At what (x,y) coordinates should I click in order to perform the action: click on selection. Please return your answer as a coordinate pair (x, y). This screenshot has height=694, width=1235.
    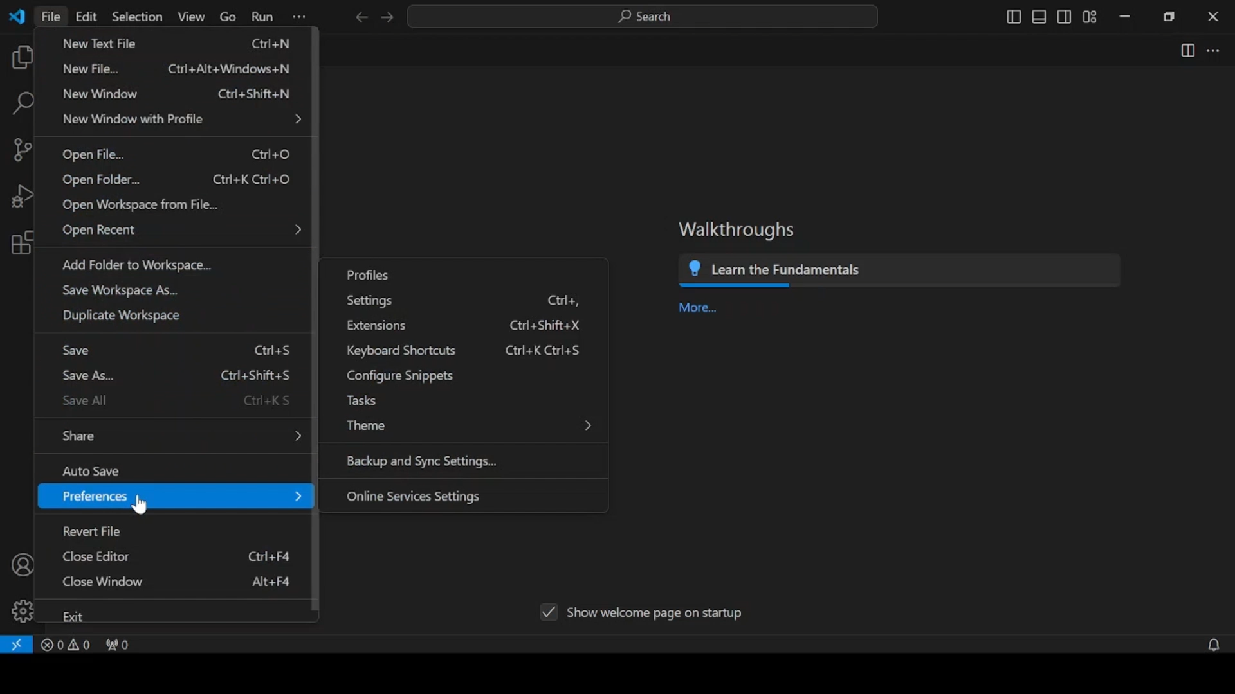
    Looking at the image, I should click on (138, 17).